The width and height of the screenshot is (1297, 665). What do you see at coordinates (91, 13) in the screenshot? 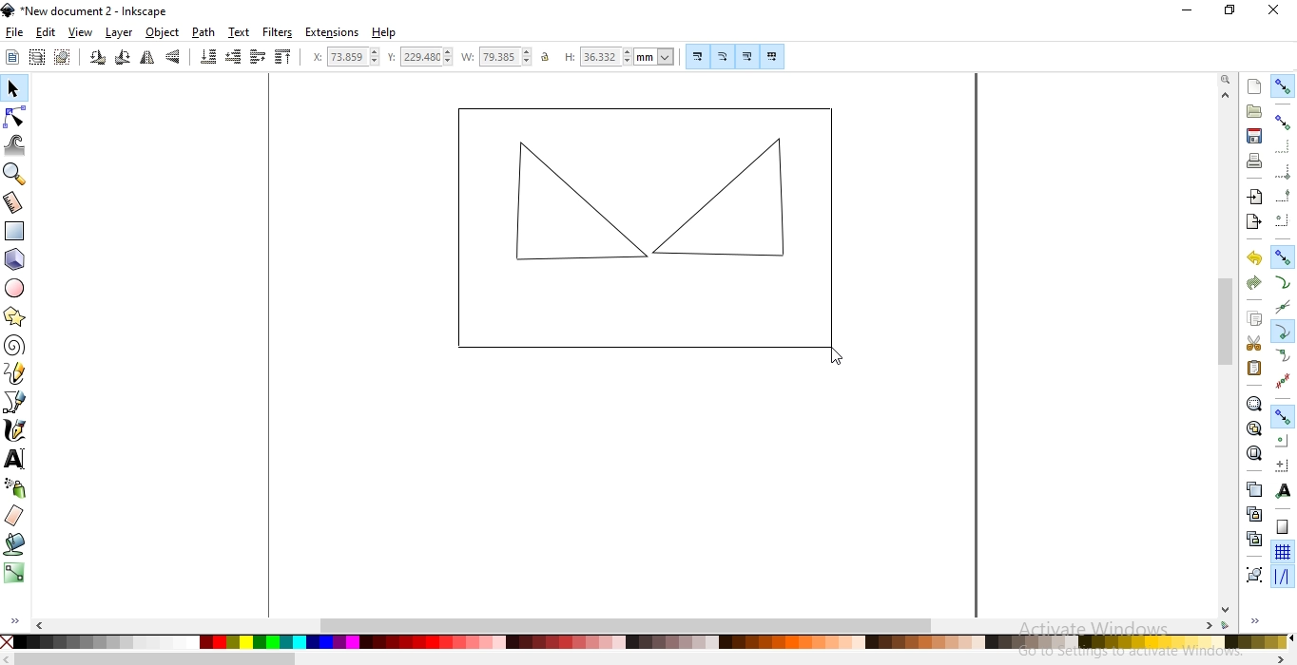
I see `new document 2 - inkscape` at bounding box center [91, 13].